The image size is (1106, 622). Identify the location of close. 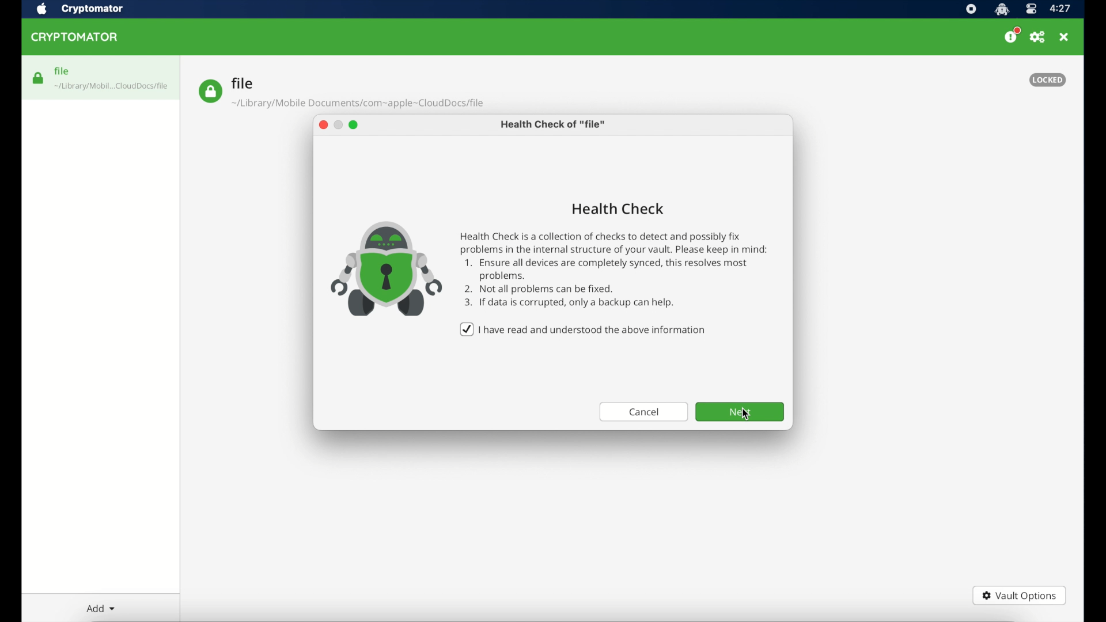
(1065, 37).